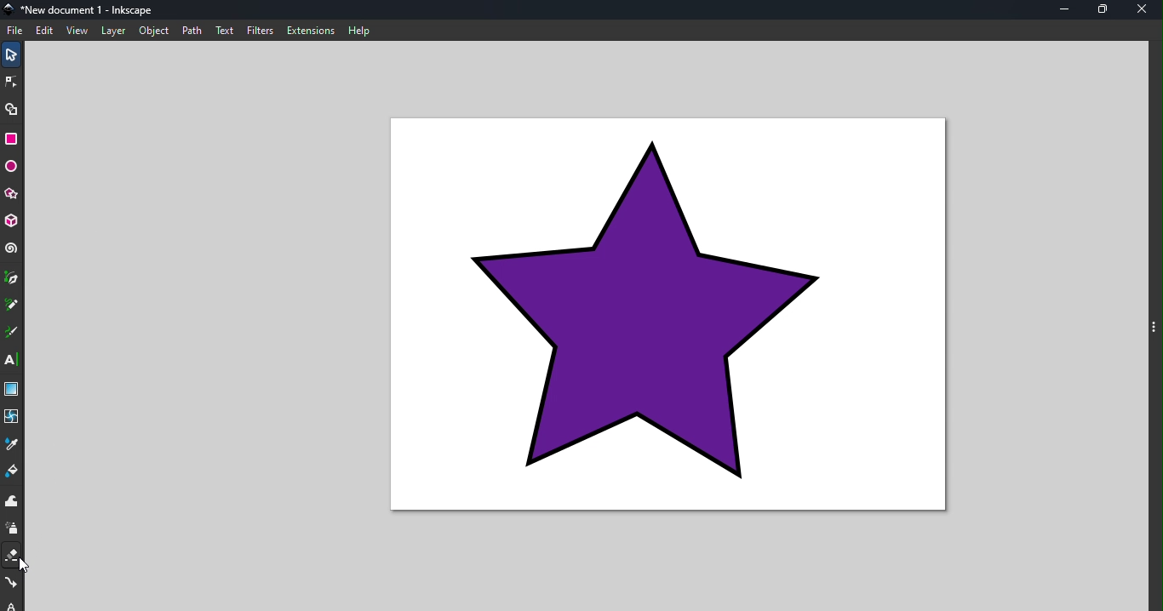 This screenshot has height=611, width=1163. Describe the element at coordinates (46, 31) in the screenshot. I see `edit` at that location.